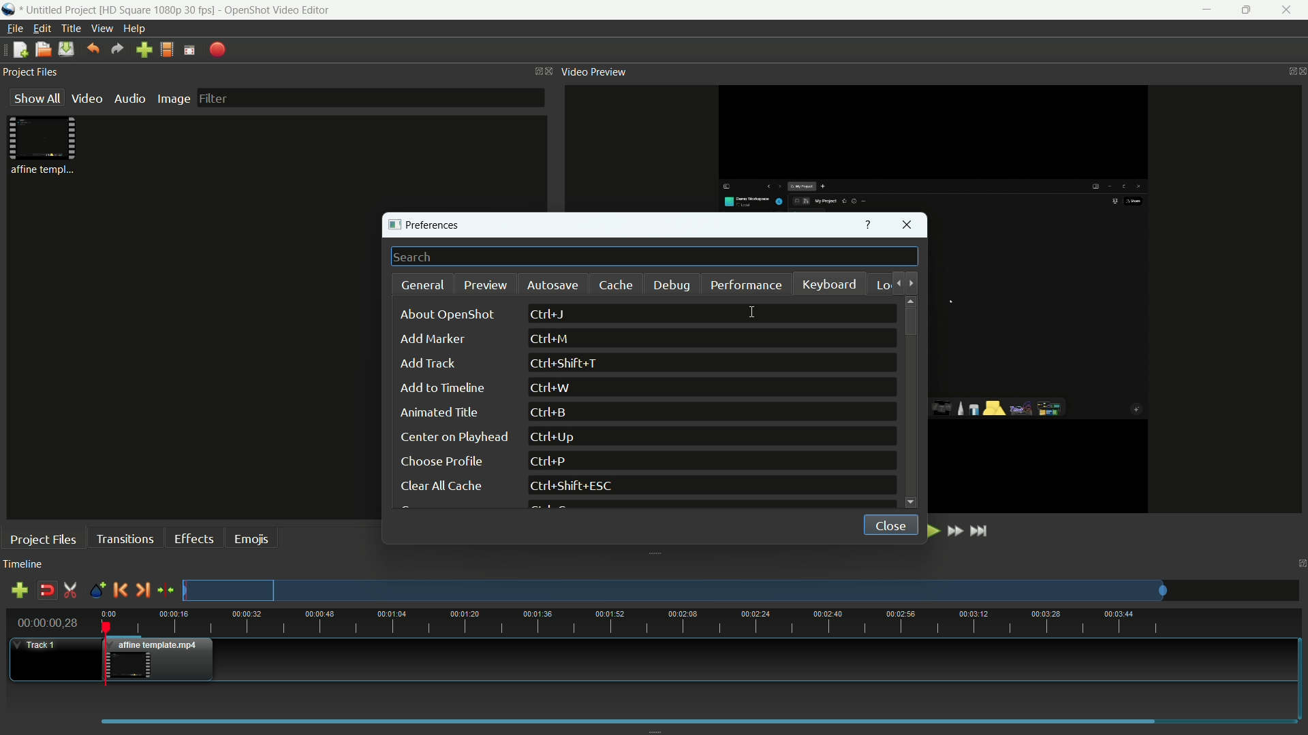 Image resolution: width=1308 pixels, height=735 pixels. I want to click on project files, so click(32, 73).